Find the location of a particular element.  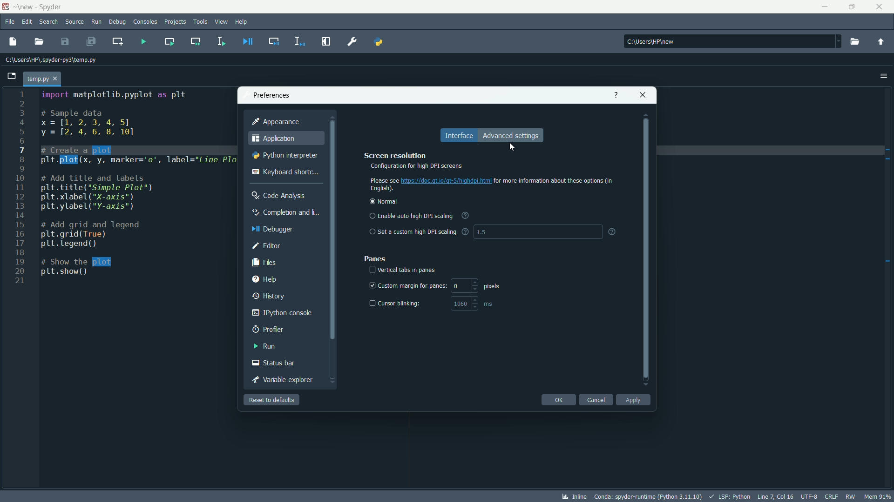

run file is located at coordinates (143, 43).